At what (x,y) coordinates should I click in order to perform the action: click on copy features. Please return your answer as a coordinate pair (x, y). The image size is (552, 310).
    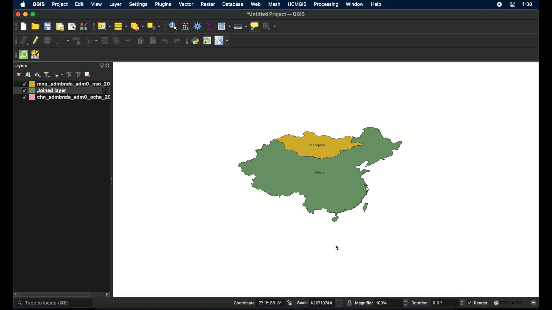
    Looking at the image, I should click on (141, 42).